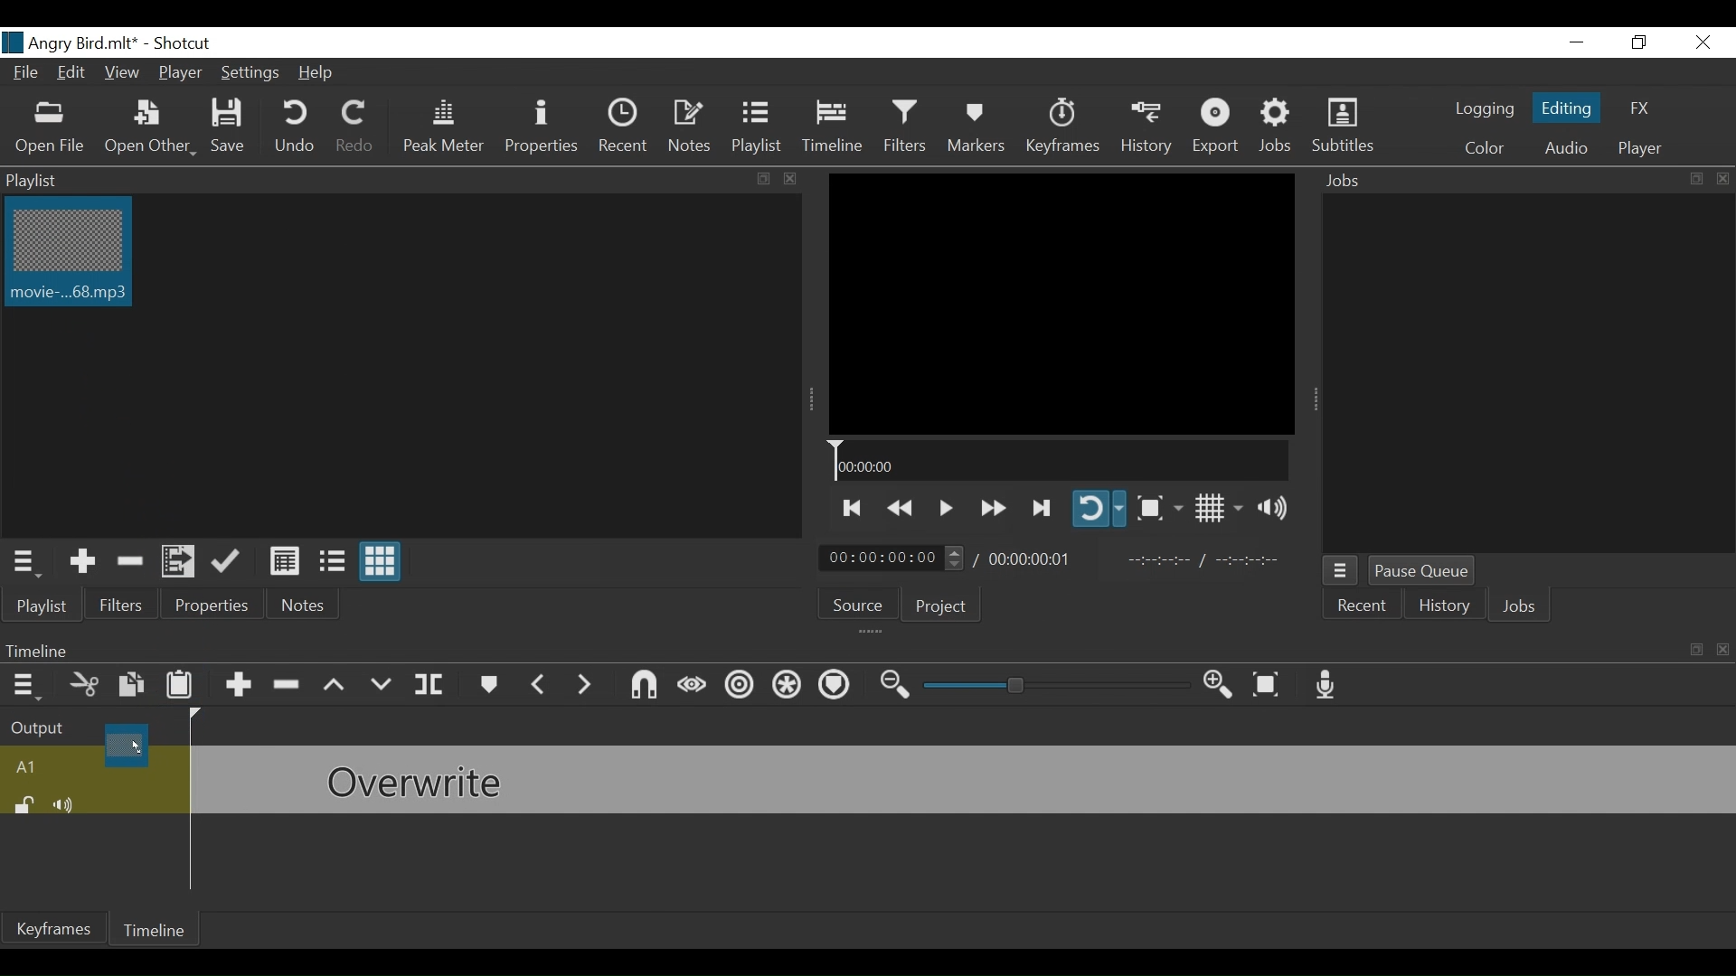  What do you see at coordinates (184, 44) in the screenshot?
I see `Shotcut` at bounding box center [184, 44].